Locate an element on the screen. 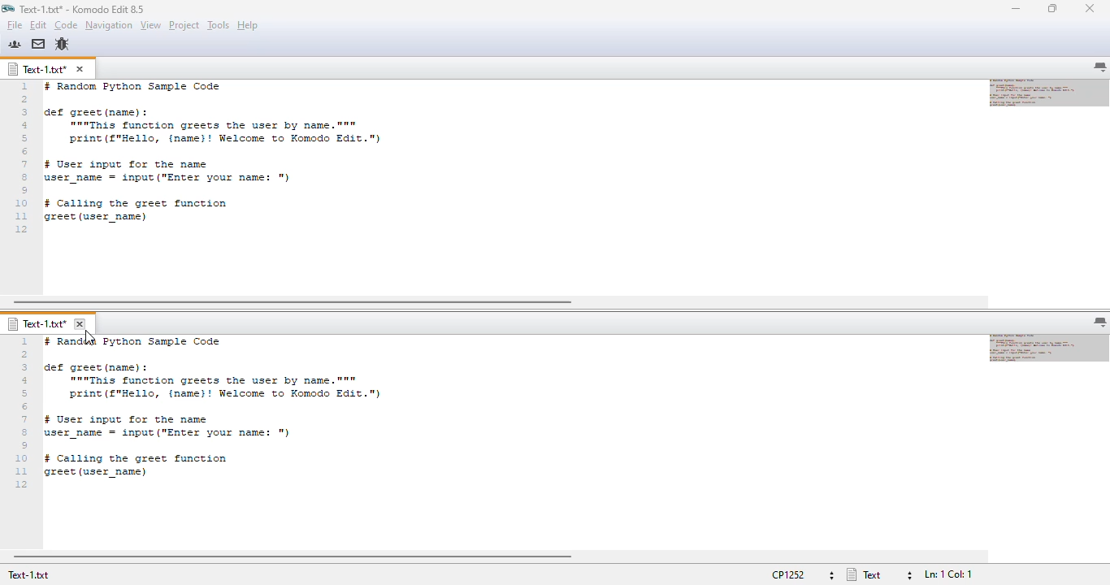 The width and height of the screenshot is (1110, 585). list all tabs is located at coordinates (1100, 67).